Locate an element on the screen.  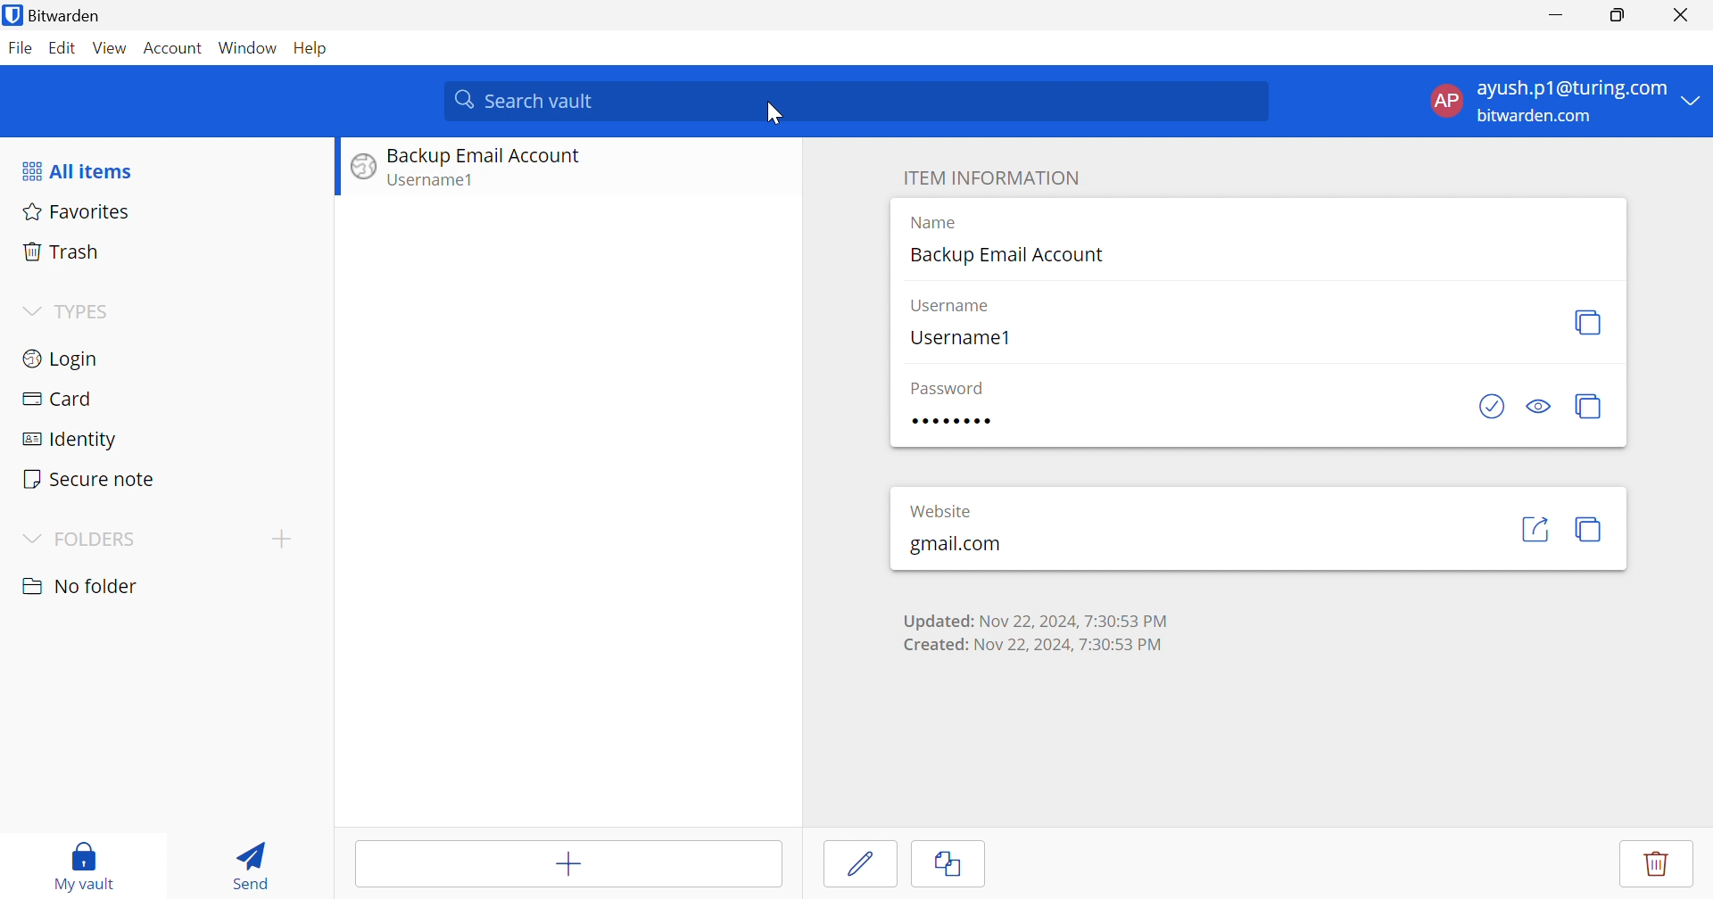
Updated: Nov 22, 2024, 7:30:53 PM
Created: Nov 22, 2024, 7:30:53 PM is located at coordinates (1024, 631).